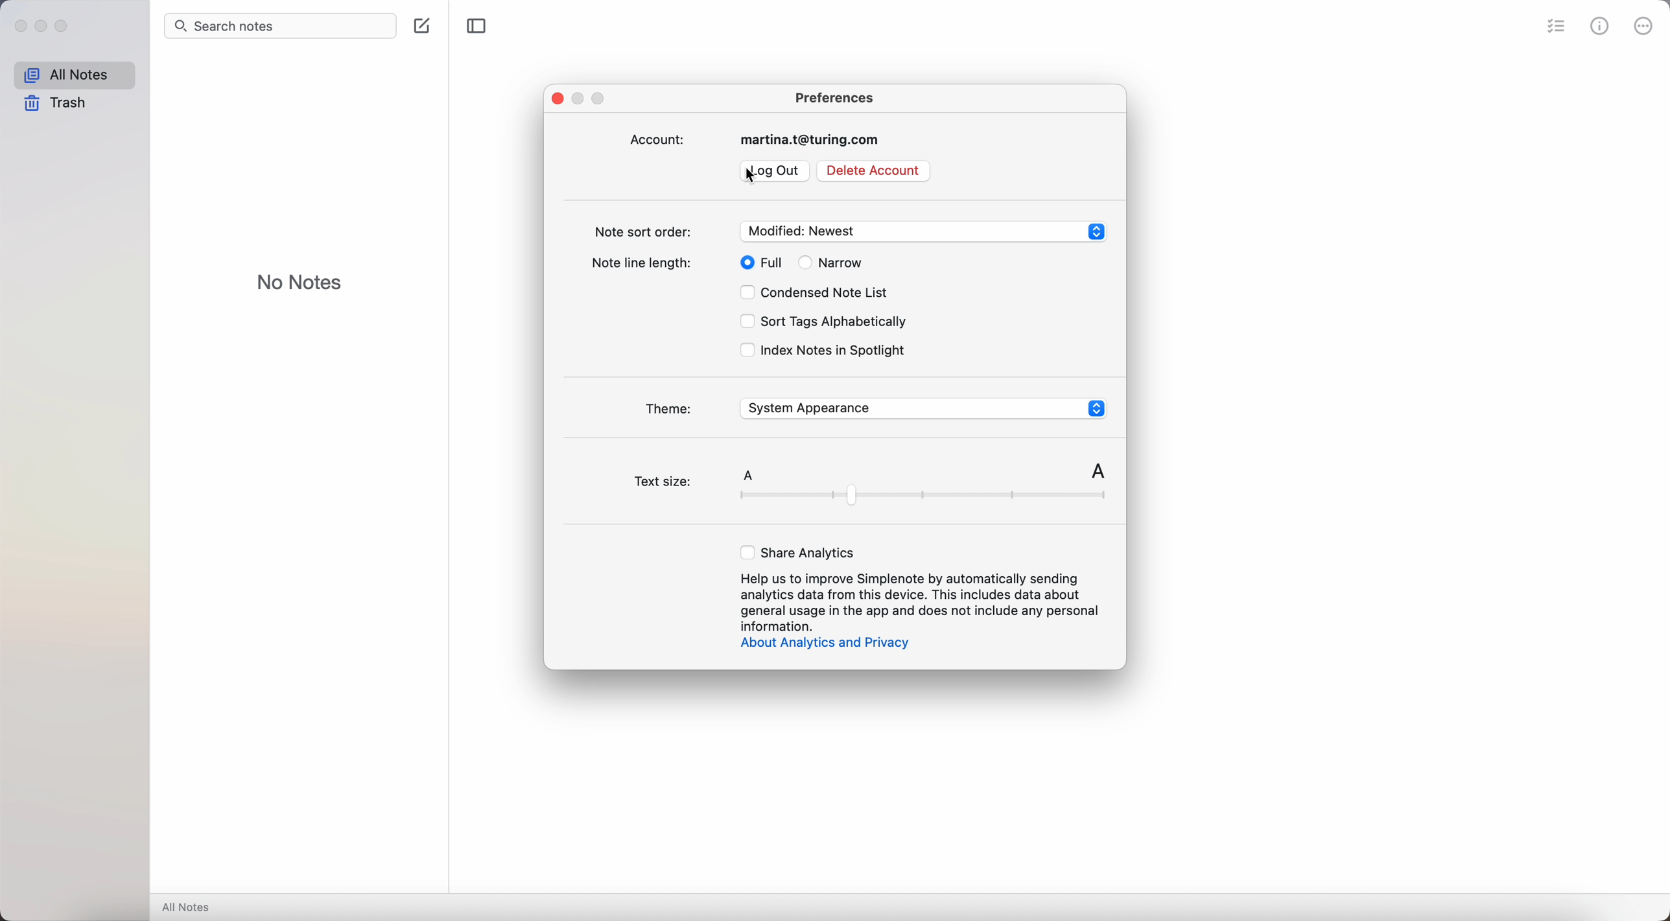 This screenshot has height=921, width=1670. Describe the element at coordinates (829, 646) in the screenshot. I see `about analytics and privacy` at that location.